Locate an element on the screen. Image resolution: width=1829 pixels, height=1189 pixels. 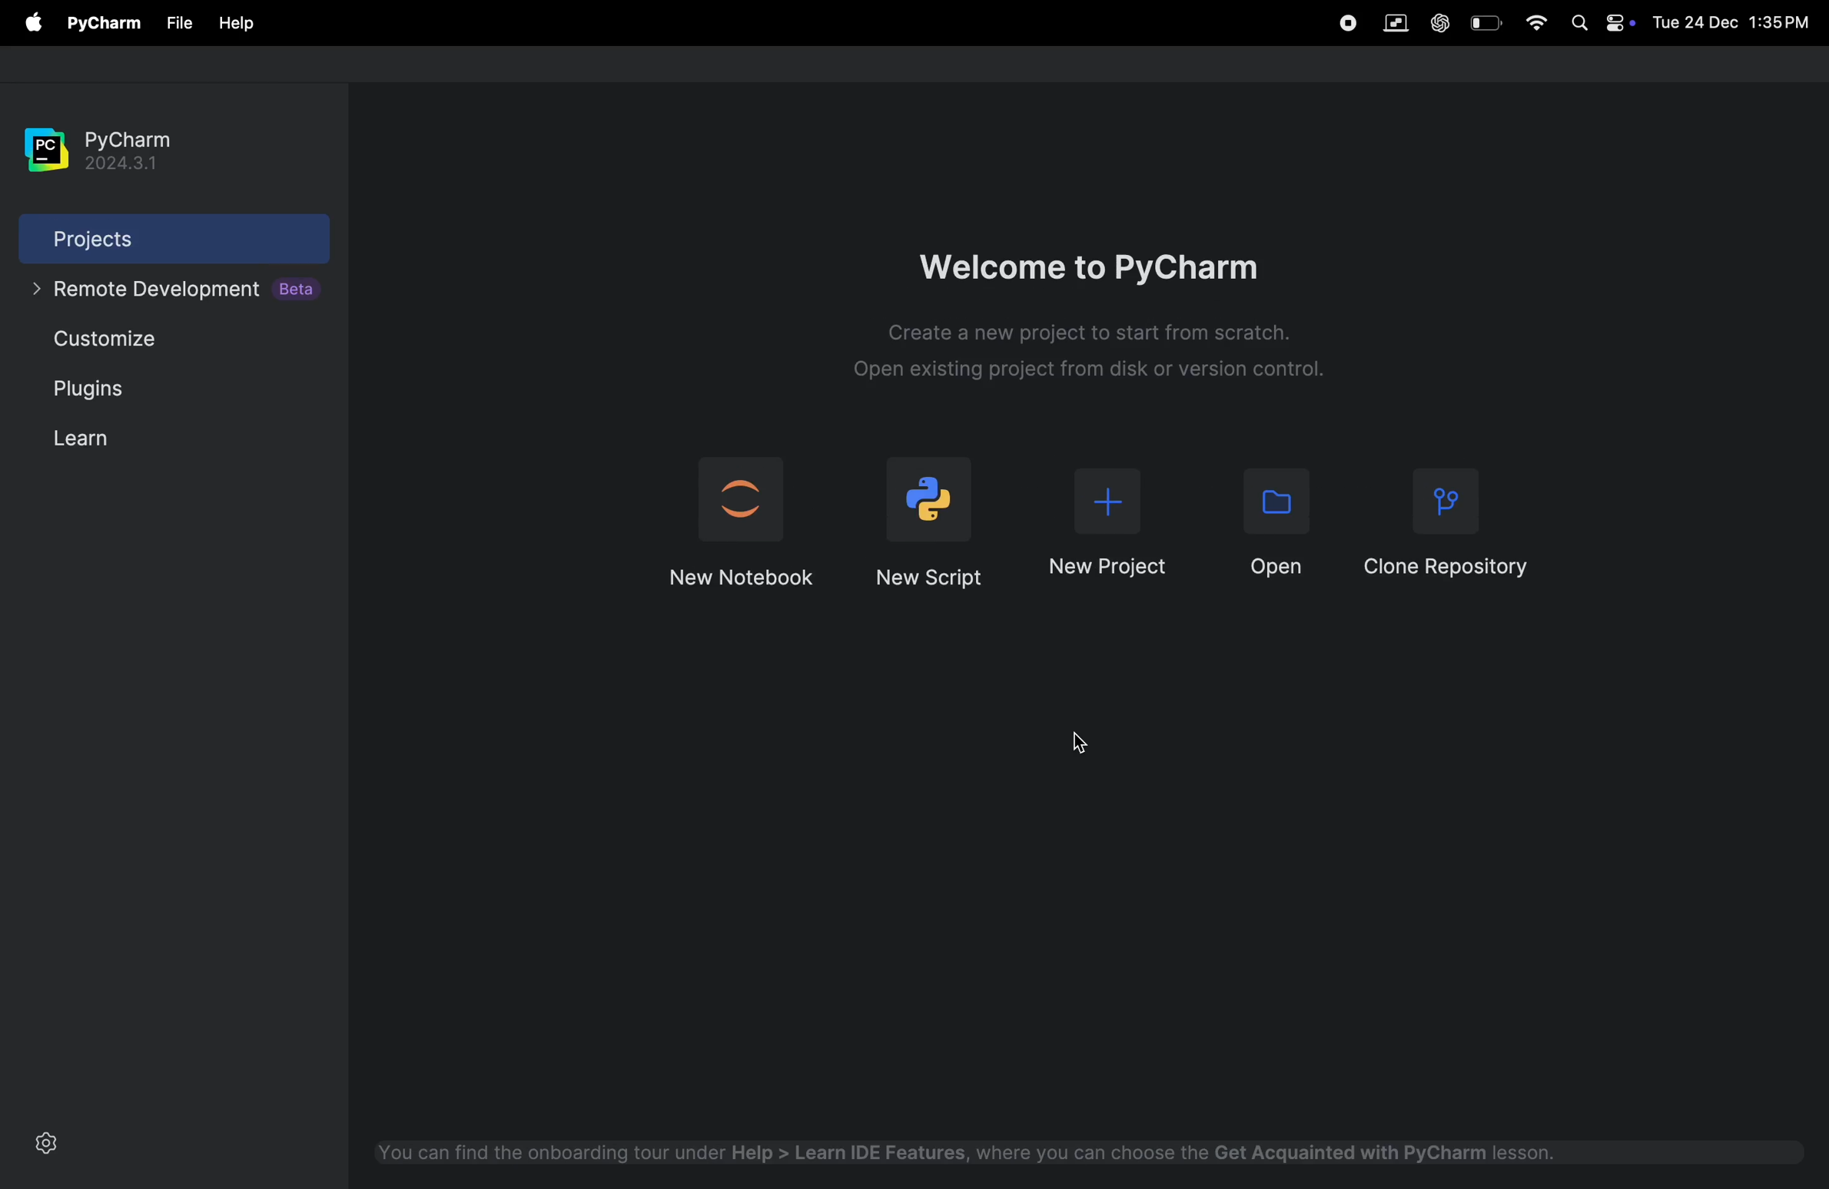
custiomize  is located at coordinates (117, 339).